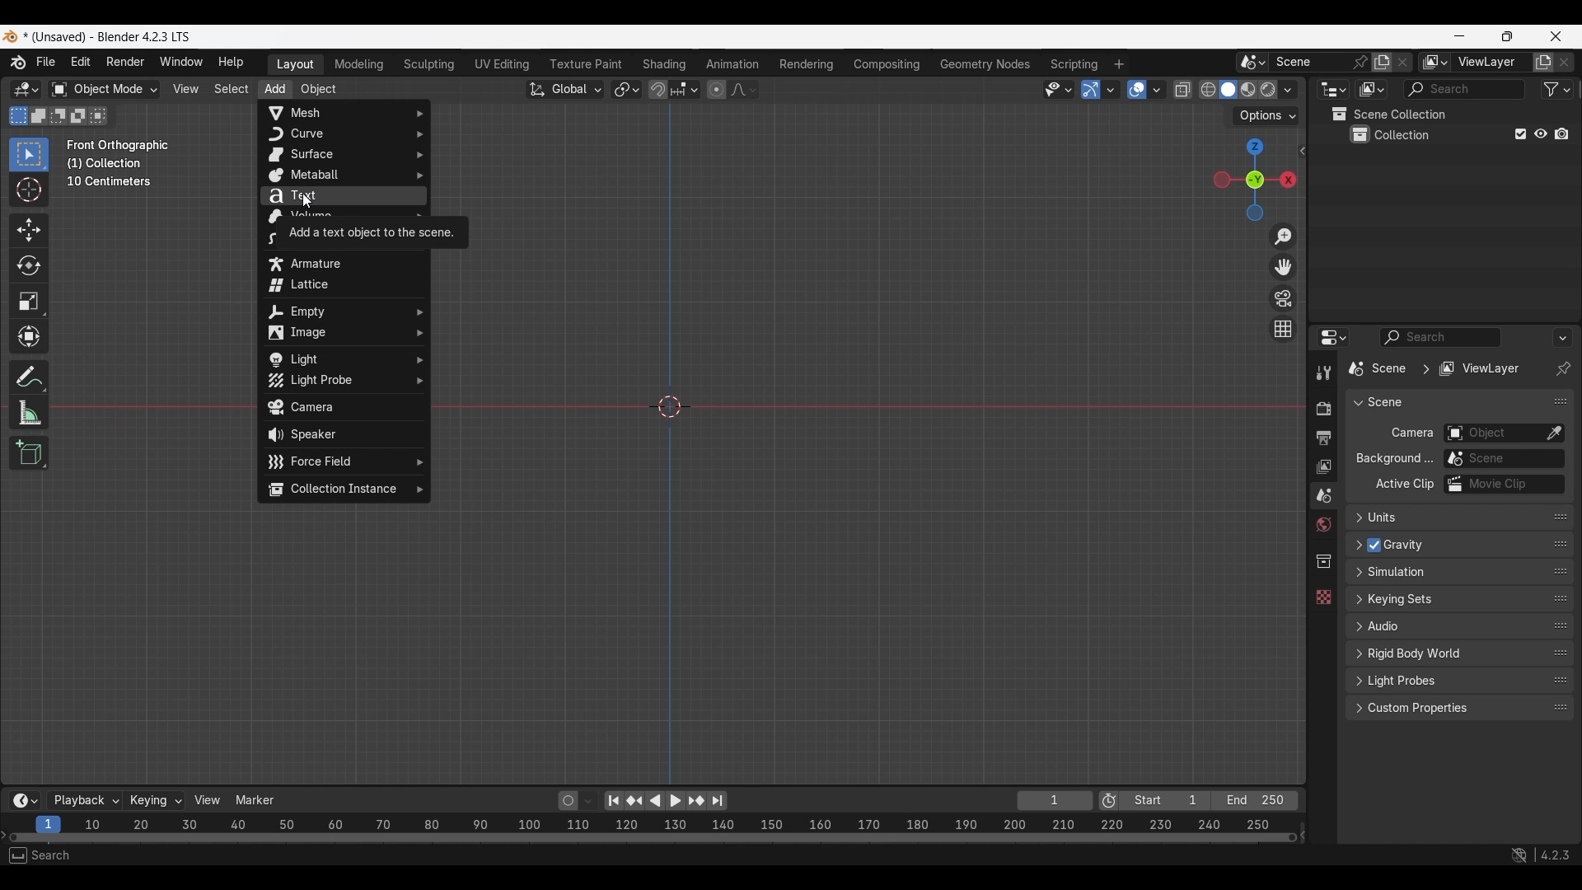 The image size is (1582, 890). Describe the element at coordinates (29, 191) in the screenshot. I see `Cursor` at that location.